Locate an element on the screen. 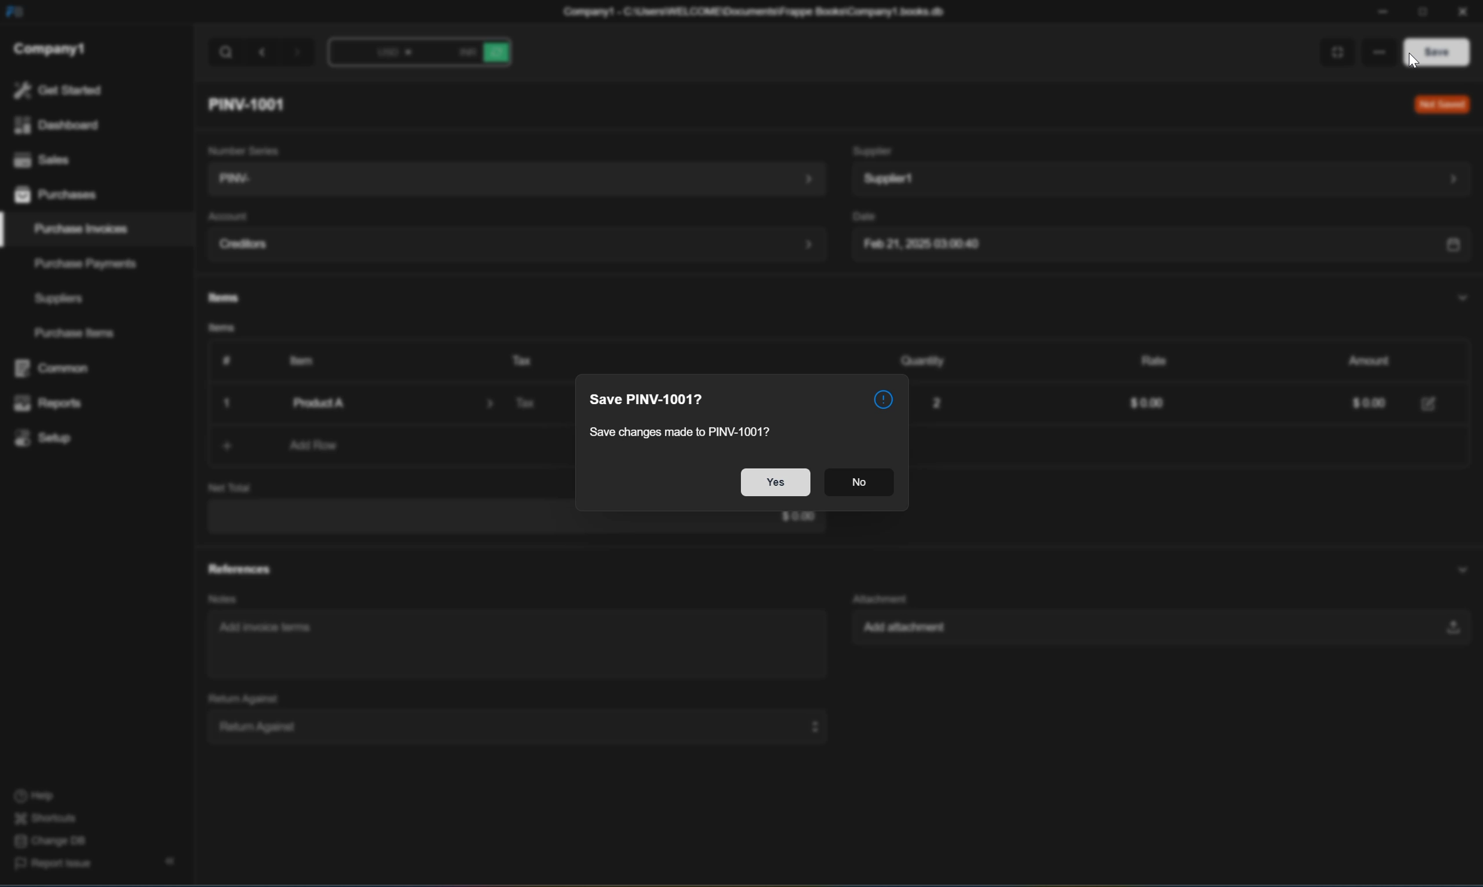 The image size is (1483, 887). Number Series is located at coordinates (240, 148).